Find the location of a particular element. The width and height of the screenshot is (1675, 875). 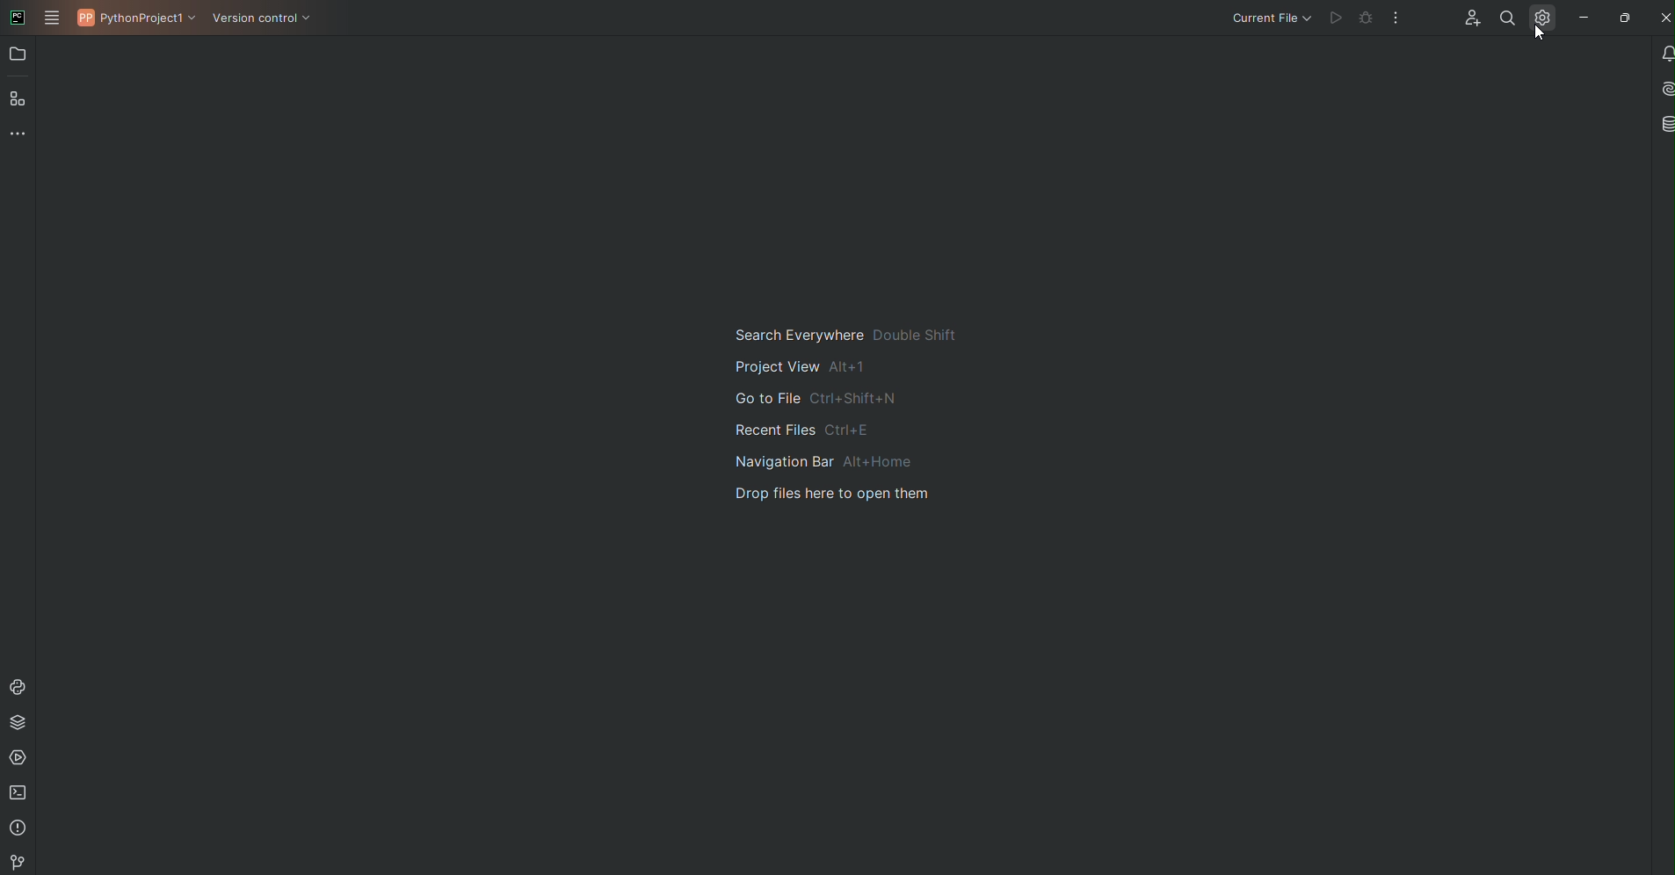

go to file is located at coordinates (815, 397).